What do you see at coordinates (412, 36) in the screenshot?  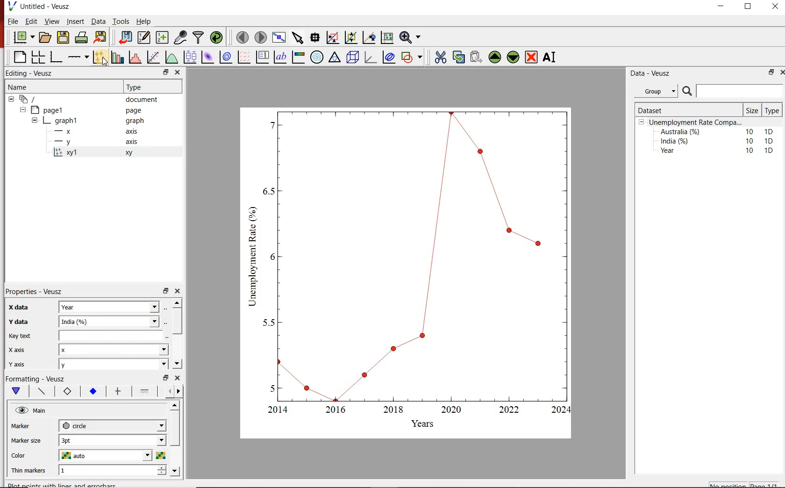 I see `zoom funtions` at bounding box center [412, 36].